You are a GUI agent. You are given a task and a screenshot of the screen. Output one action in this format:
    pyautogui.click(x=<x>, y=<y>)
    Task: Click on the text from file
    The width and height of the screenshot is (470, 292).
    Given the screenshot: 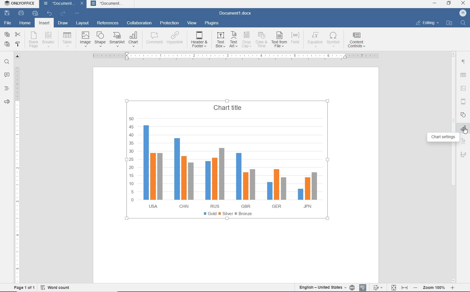 What is the action you would take?
    pyautogui.click(x=279, y=40)
    